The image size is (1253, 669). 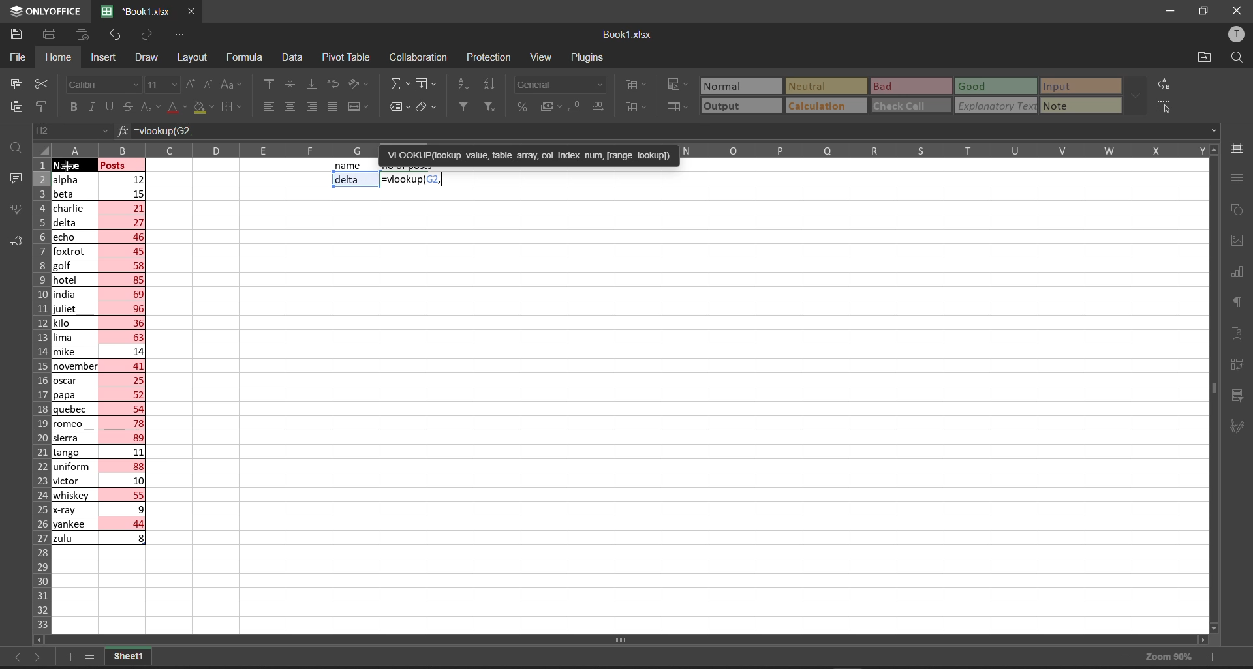 I want to click on delete cells, so click(x=634, y=106).